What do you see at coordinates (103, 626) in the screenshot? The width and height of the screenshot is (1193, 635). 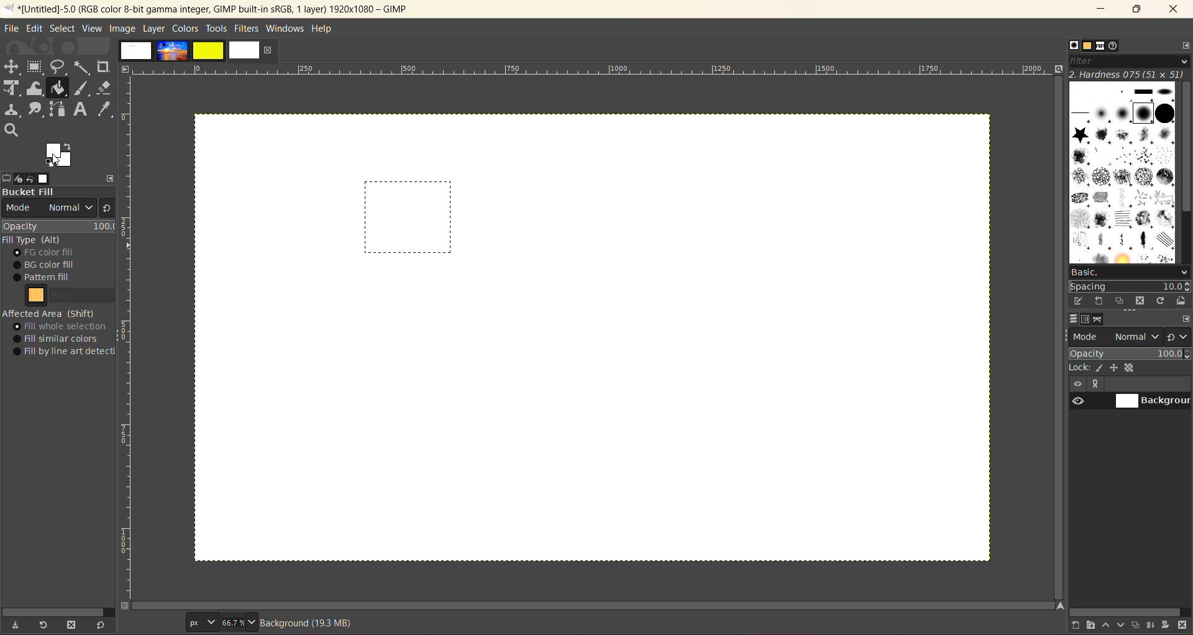 I see `reset to default values` at bounding box center [103, 626].